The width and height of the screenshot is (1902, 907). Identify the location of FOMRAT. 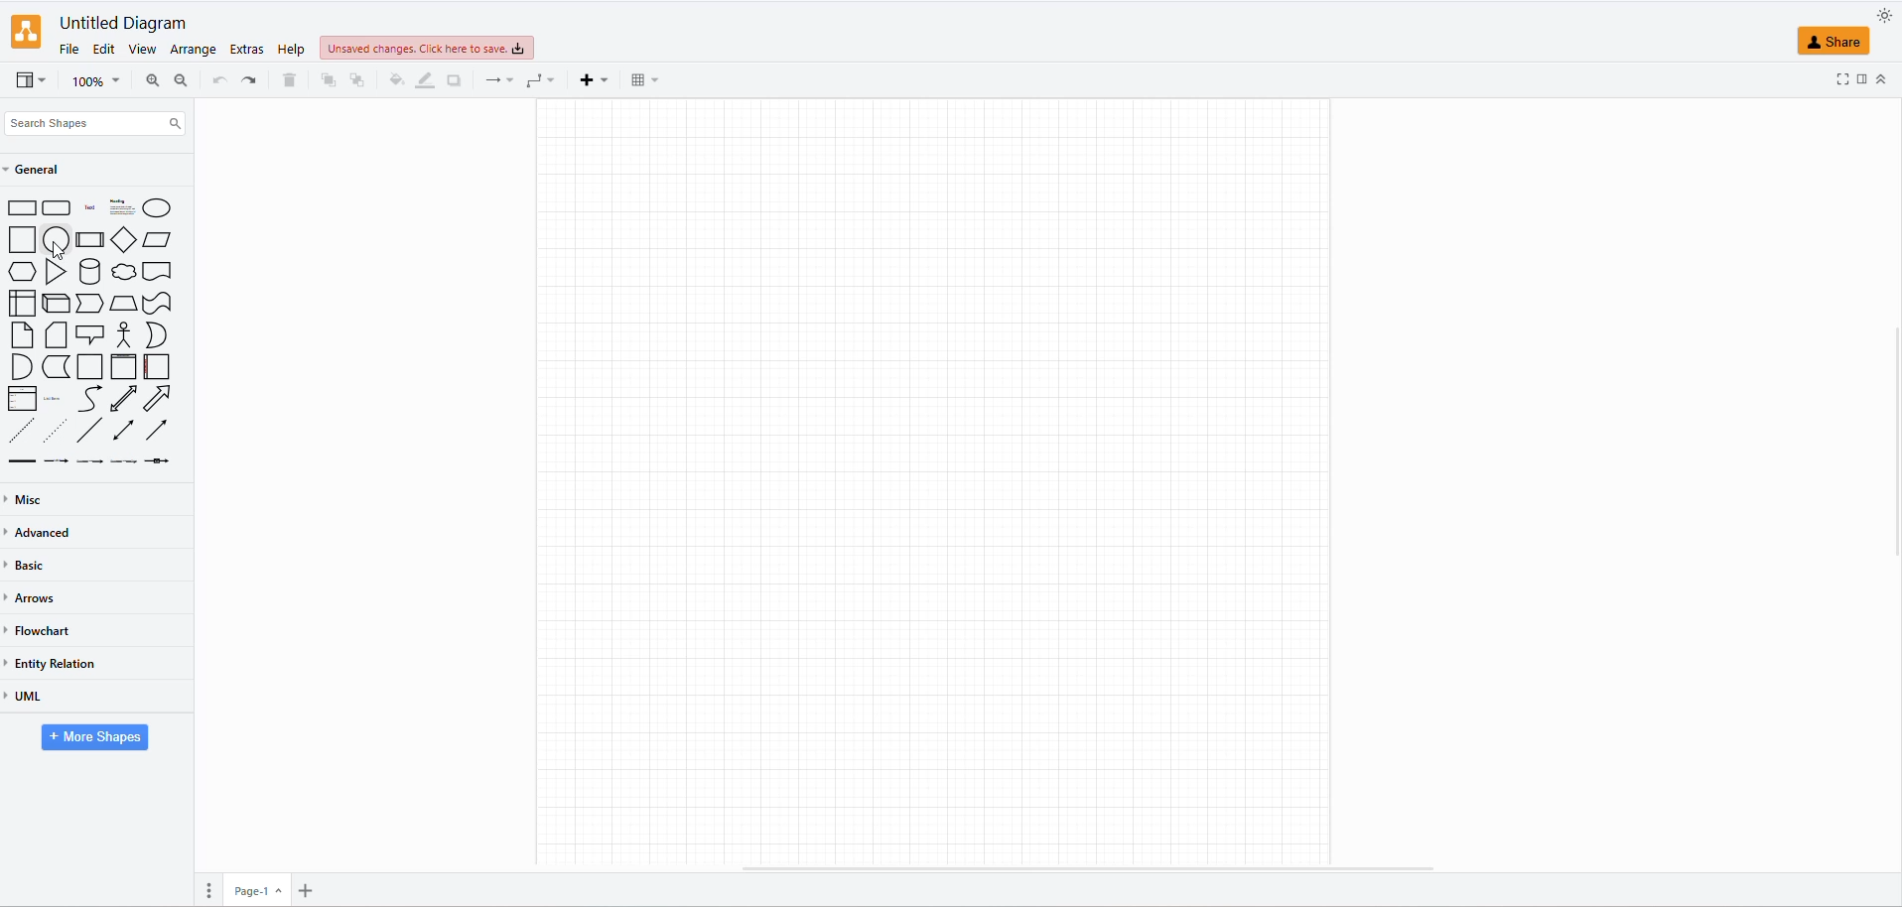
(1862, 76).